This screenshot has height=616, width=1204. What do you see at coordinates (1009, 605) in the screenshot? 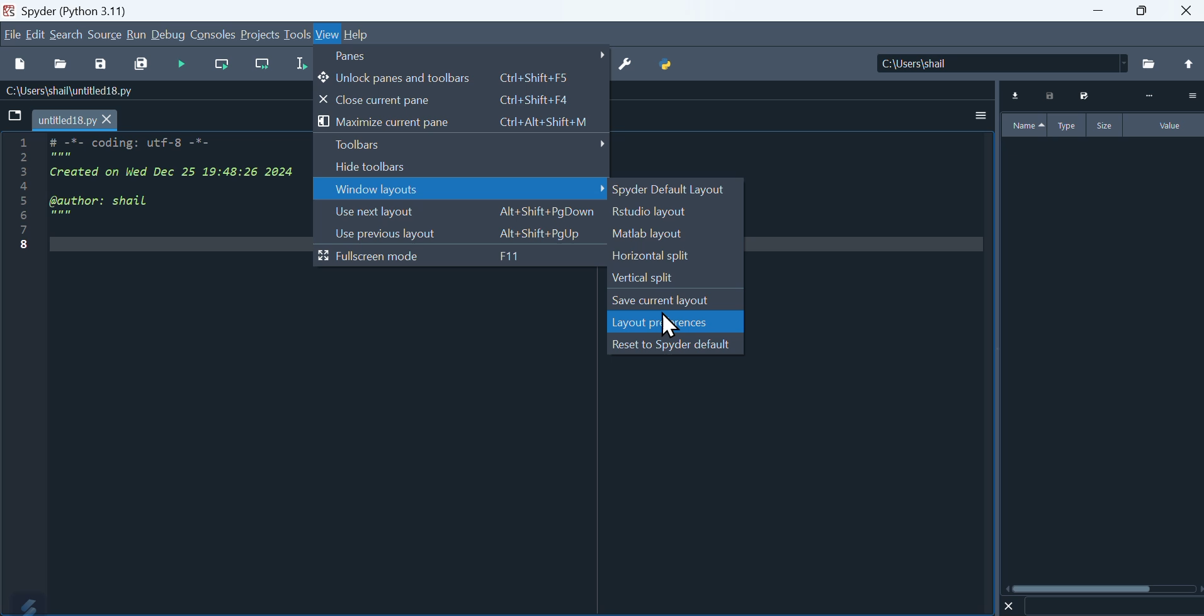
I see `Close` at bounding box center [1009, 605].